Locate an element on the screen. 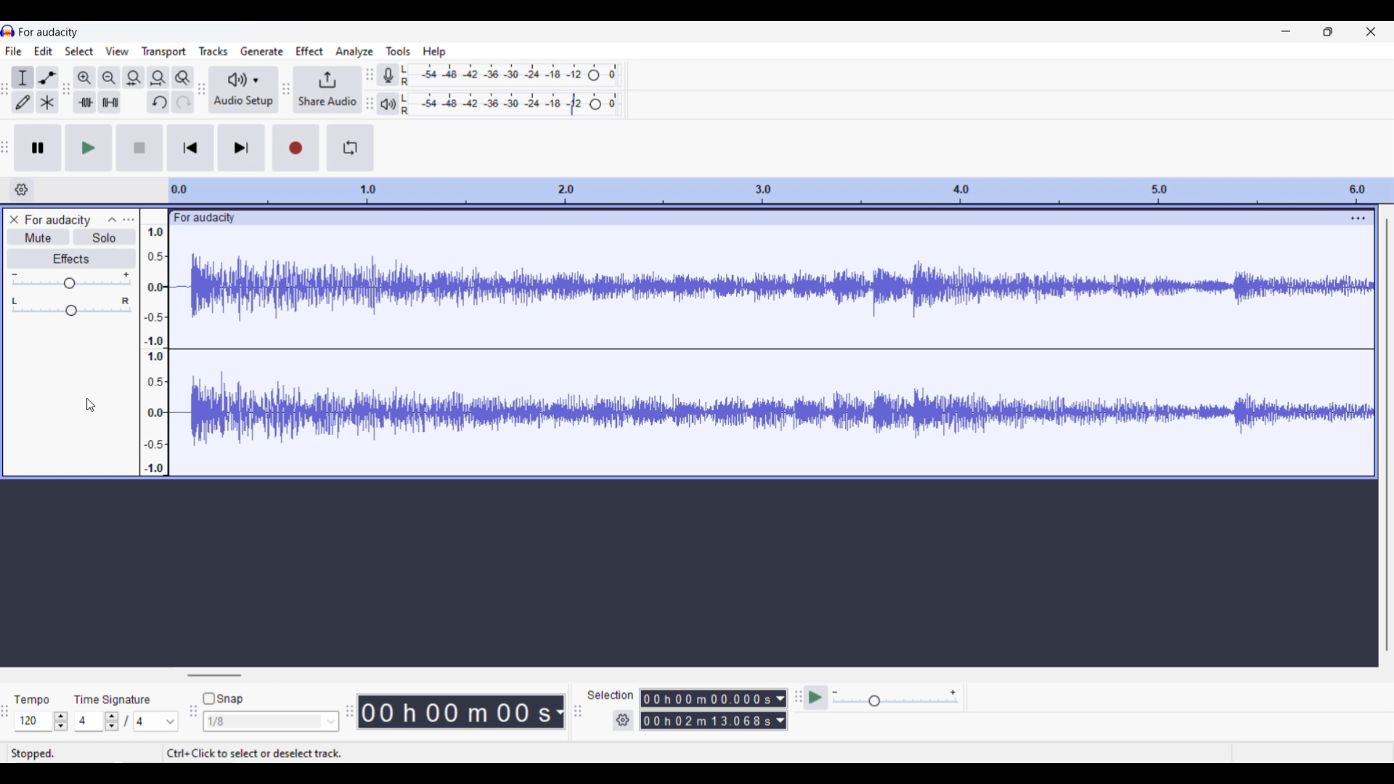 This screenshot has width=1394, height=784. selection is located at coordinates (610, 694).